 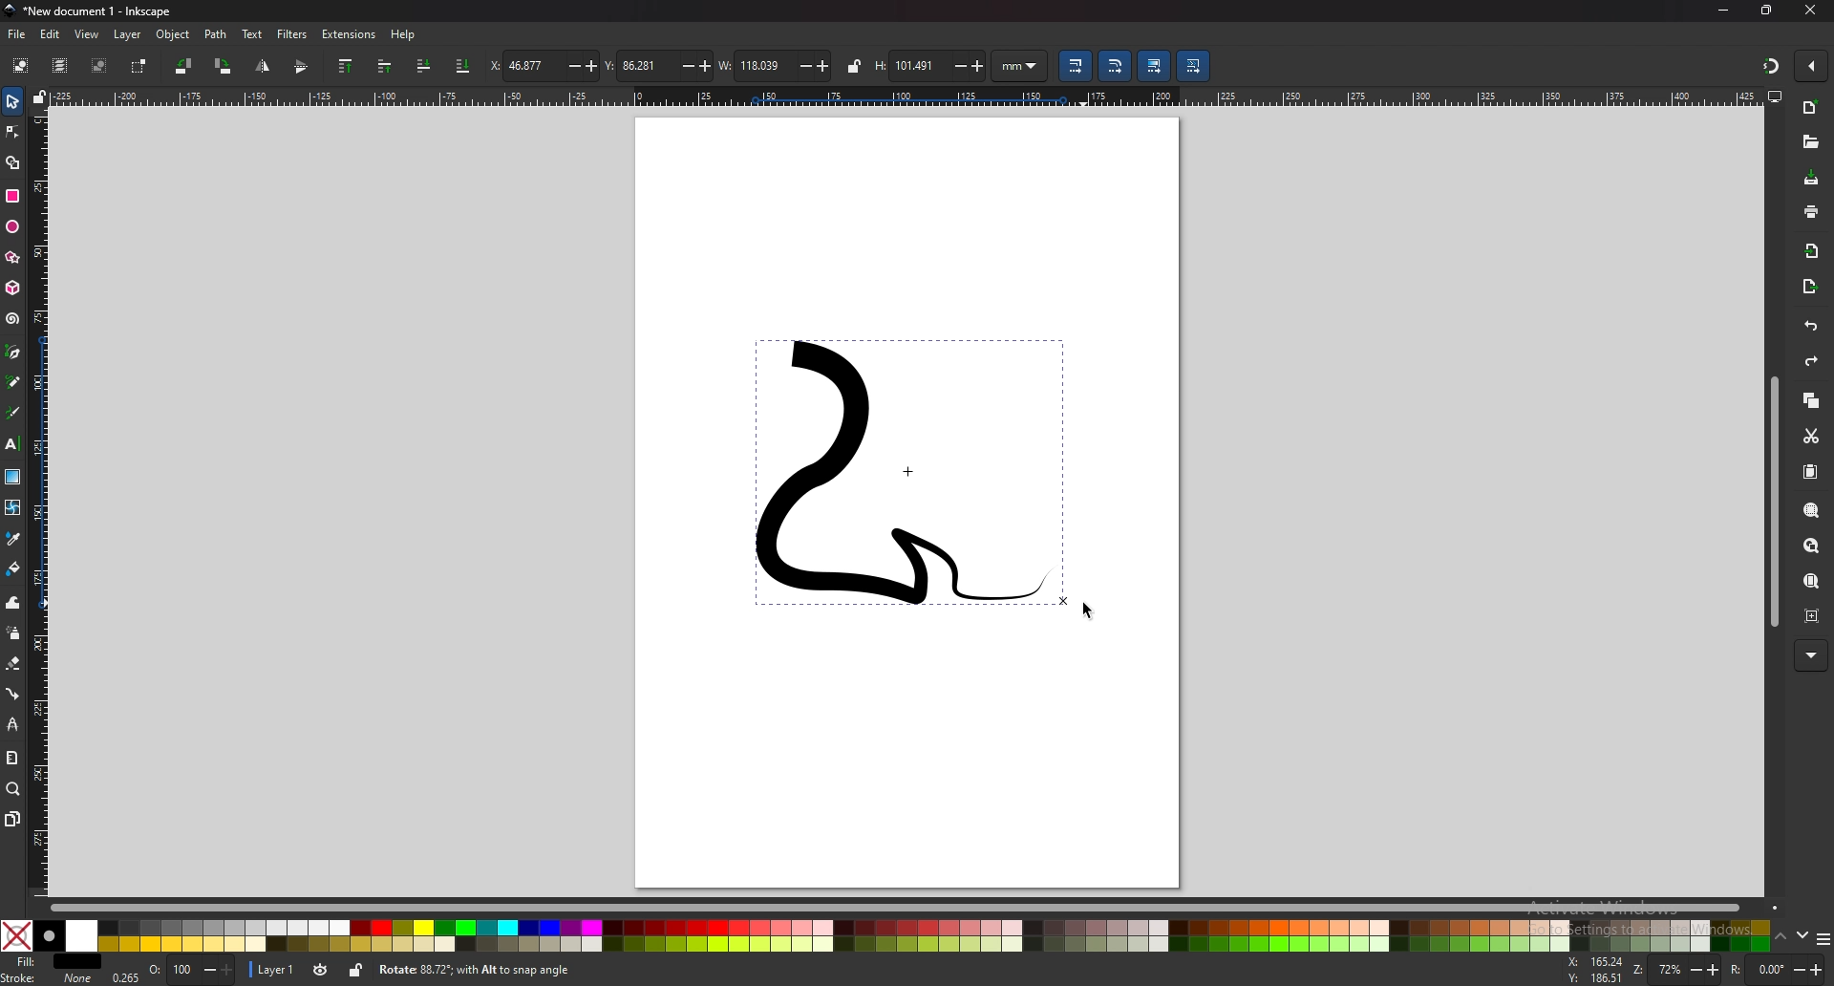 I want to click on lock, so click(x=853, y=65).